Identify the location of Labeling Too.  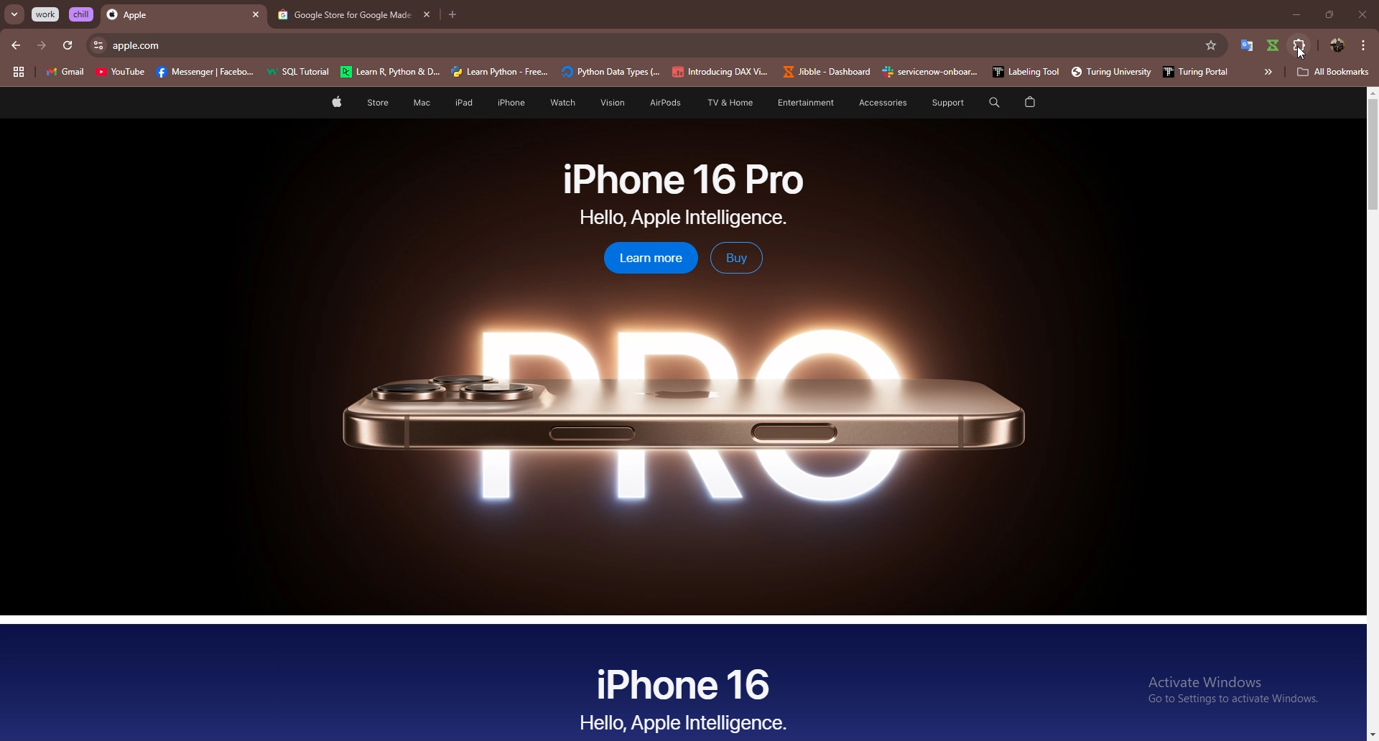
(1023, 72).